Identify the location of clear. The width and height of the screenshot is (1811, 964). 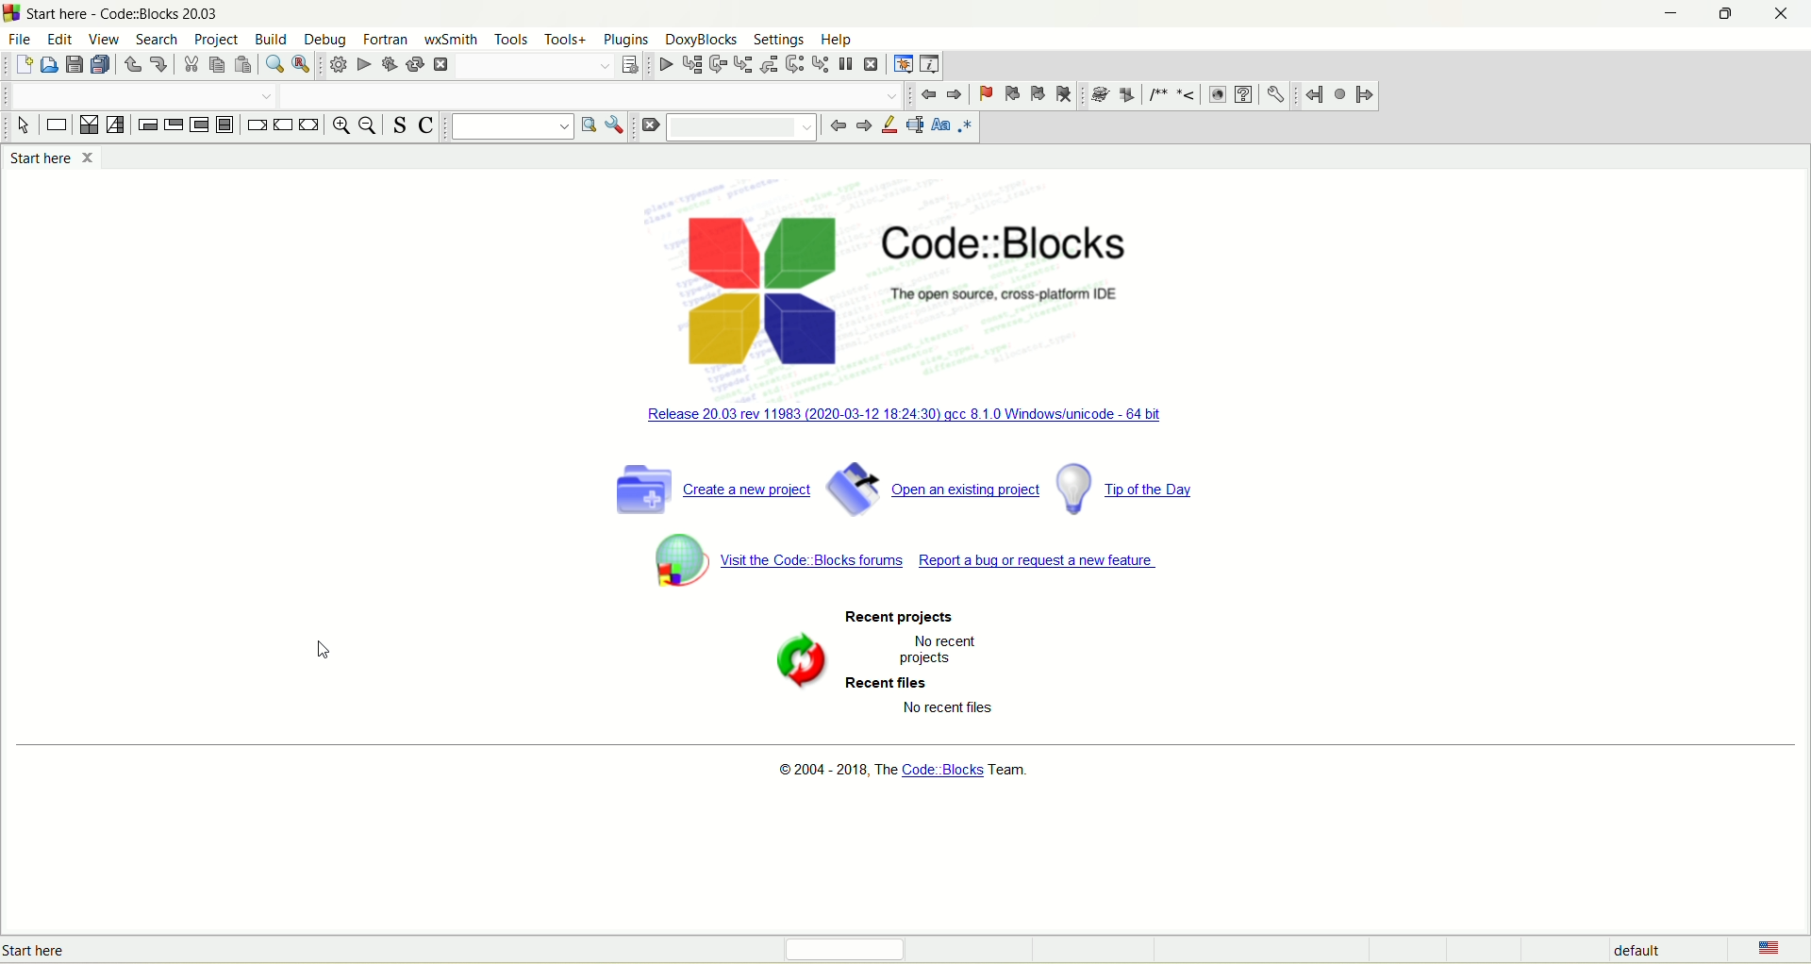
(648, 126).